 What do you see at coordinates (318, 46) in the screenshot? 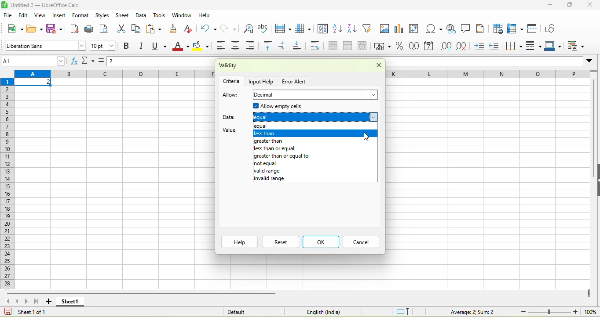
I see `wrap` at bounding box center [318, 46].